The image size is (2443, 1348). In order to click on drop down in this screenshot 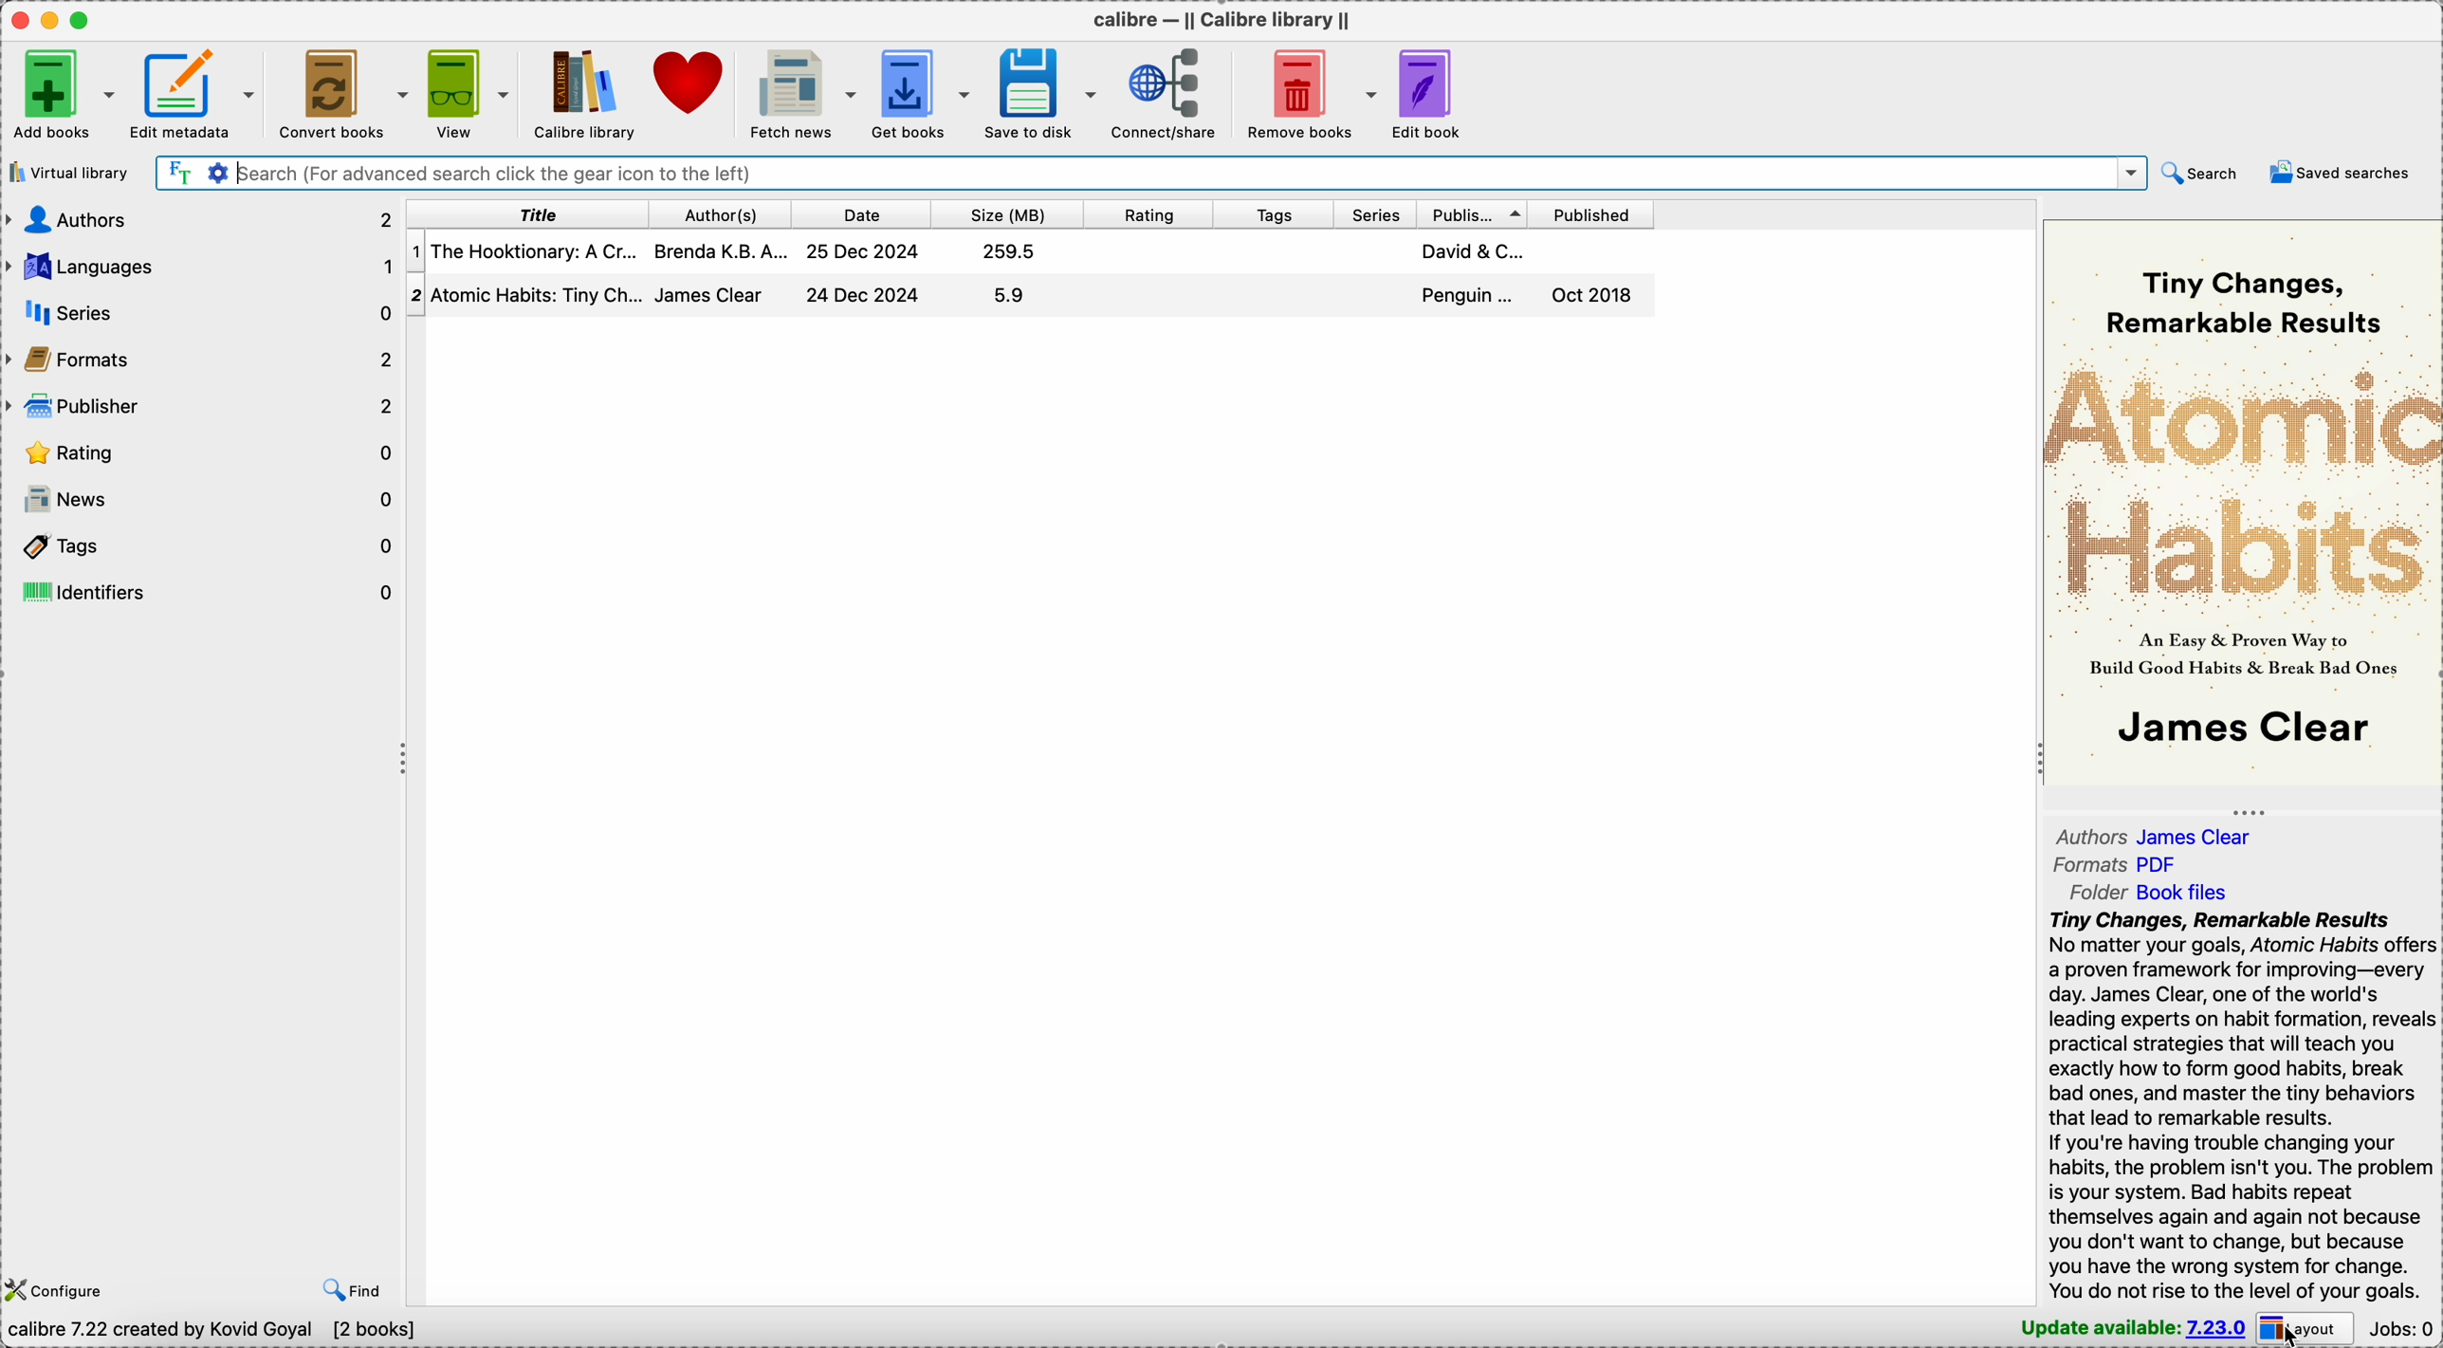, I will do `click(2132, 173)`.